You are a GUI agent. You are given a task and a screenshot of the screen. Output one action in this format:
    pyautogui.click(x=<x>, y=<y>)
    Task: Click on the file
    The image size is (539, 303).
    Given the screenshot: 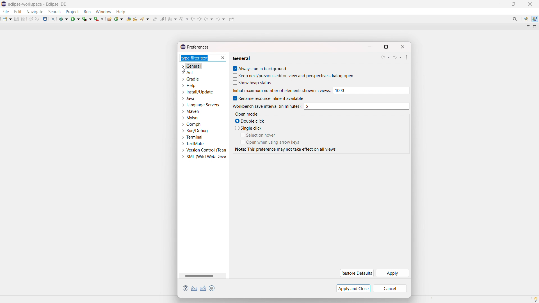 What is the action you would take?
    pyautogui.click(x=5, y=12)
    